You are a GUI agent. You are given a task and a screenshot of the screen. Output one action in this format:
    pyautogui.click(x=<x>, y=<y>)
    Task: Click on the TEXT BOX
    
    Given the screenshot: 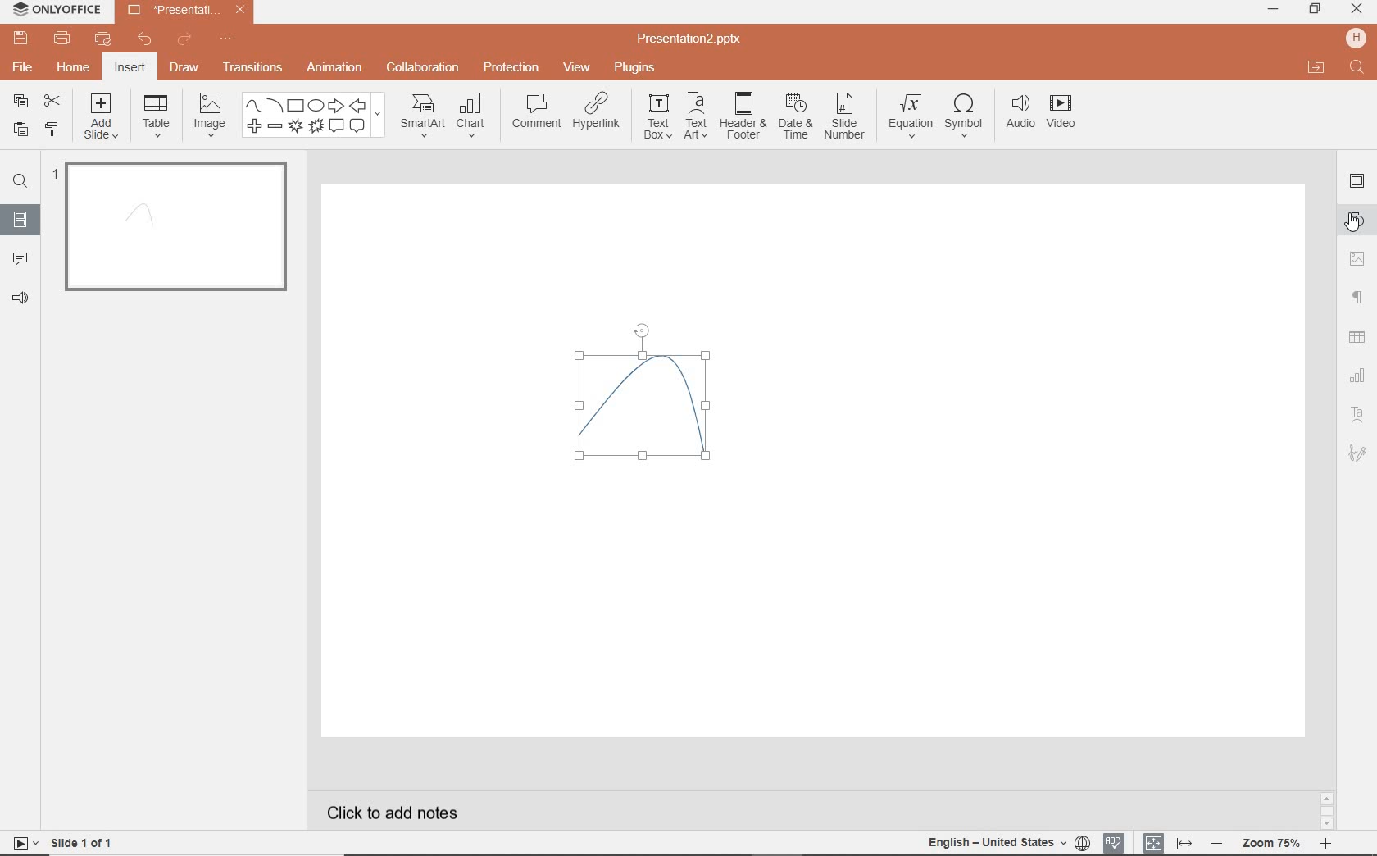 What is the action you would take?
    pyautogui.click(x=656, y=120)
    